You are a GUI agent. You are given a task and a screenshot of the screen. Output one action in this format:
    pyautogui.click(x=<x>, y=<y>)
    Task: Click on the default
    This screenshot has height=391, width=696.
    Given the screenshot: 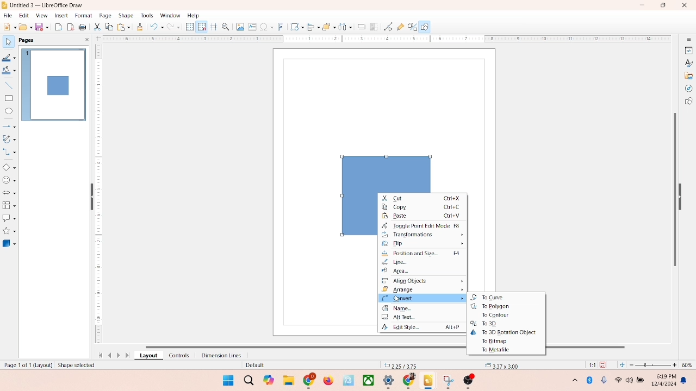 What is the action you would take?
    pyautogui.click(x=253, y=365)
    